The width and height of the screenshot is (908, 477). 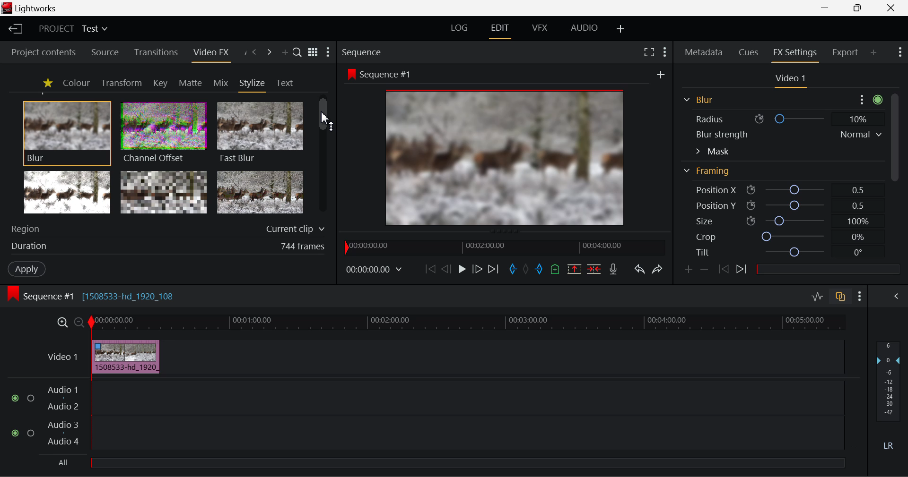 What do you see at coordinates (270, 52) in the screenshot?
I see `Next Panel` at bounding box center [270, 52].